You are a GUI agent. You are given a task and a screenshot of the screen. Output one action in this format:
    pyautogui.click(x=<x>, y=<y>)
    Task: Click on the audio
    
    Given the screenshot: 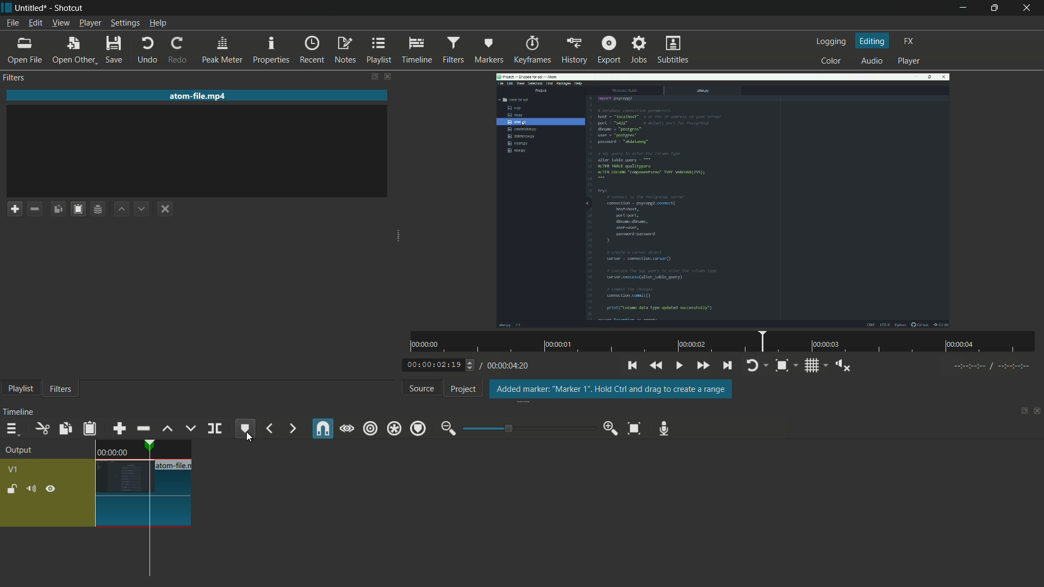 What is the action you would take?
    pyautogui.click(x=871, y=61)
    